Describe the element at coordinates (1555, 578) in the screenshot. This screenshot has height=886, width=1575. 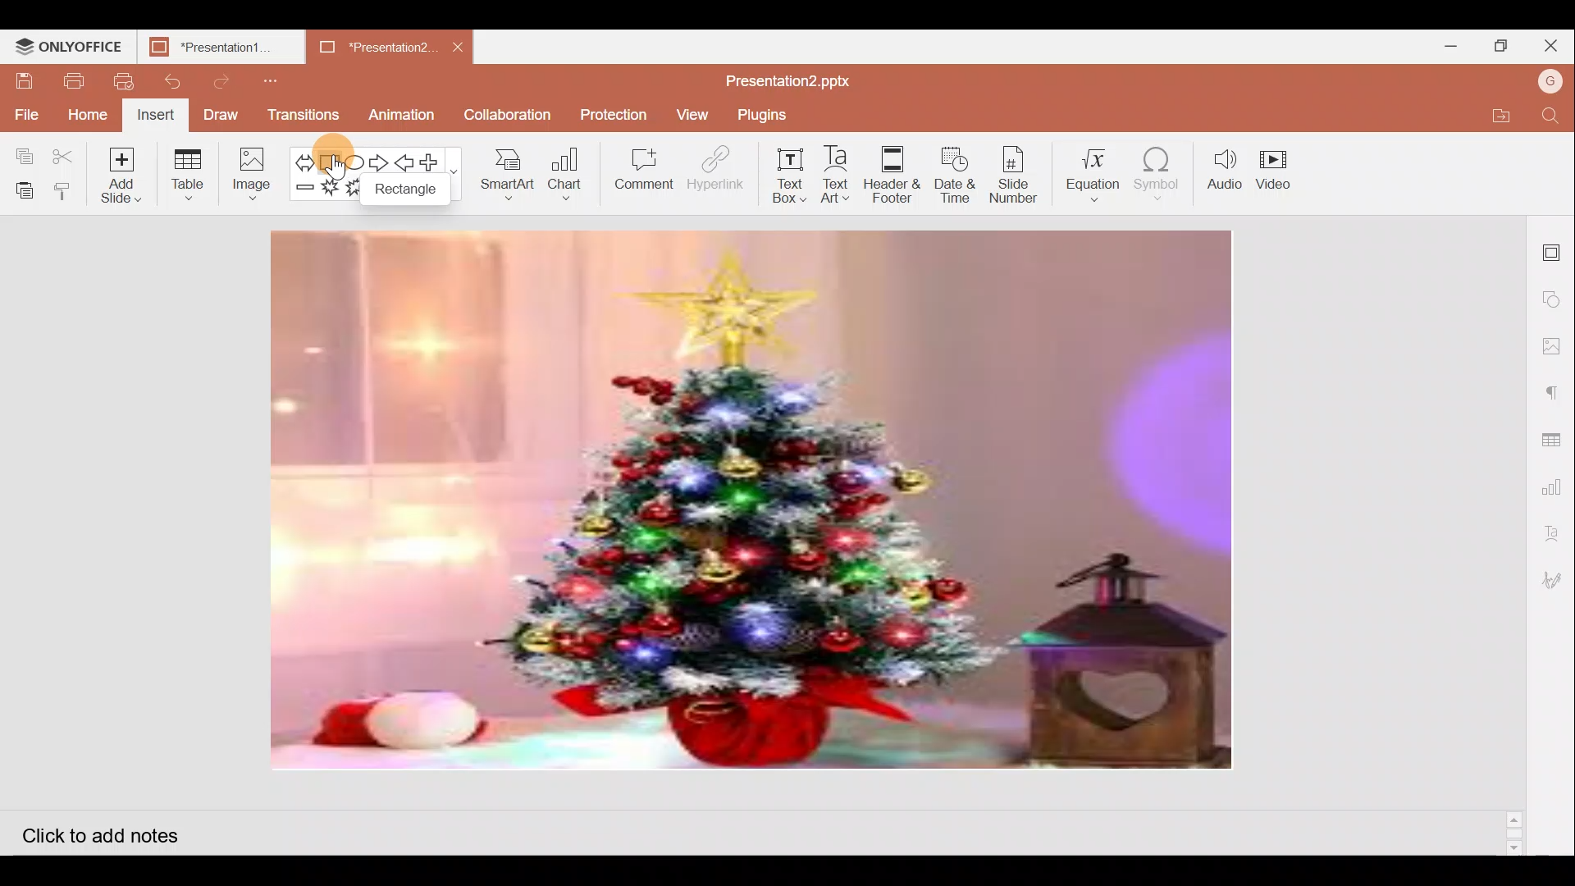
I see `Signature settings` at that location.